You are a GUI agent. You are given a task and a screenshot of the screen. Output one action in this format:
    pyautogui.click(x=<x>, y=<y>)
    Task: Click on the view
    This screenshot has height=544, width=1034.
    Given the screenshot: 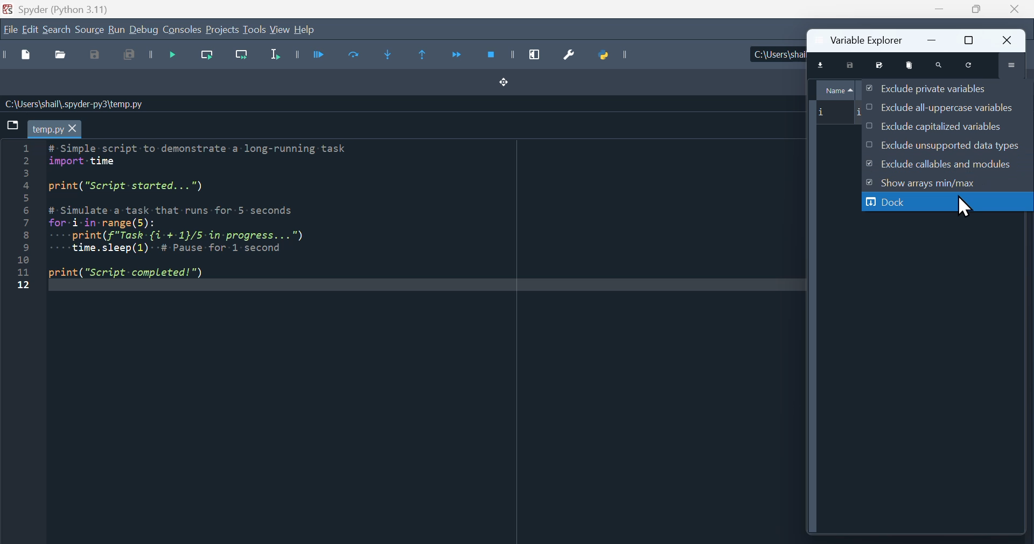 What is the action you would take?
    pyautogui.click(x=280, y=30)
    